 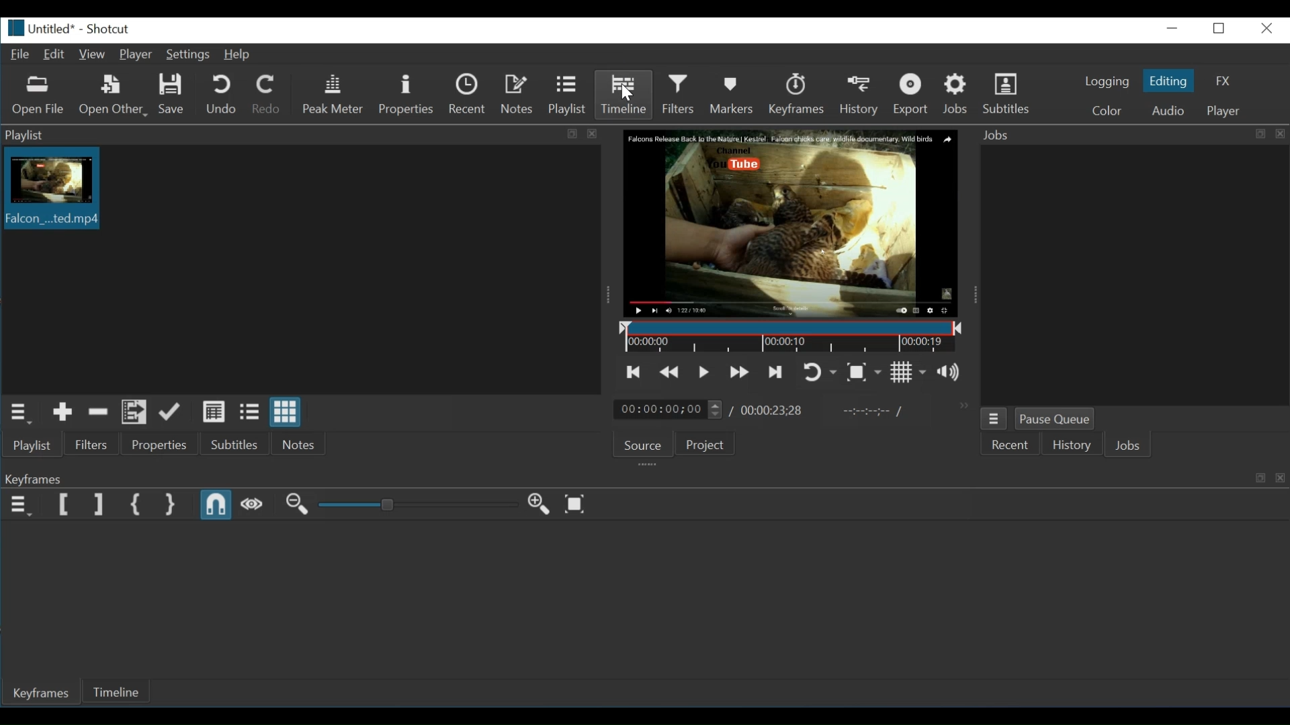 What do you see at coordinates (295, 505) in the screenshot?
I see `Zoom in Keyframe` at bounding box center [295, 505].